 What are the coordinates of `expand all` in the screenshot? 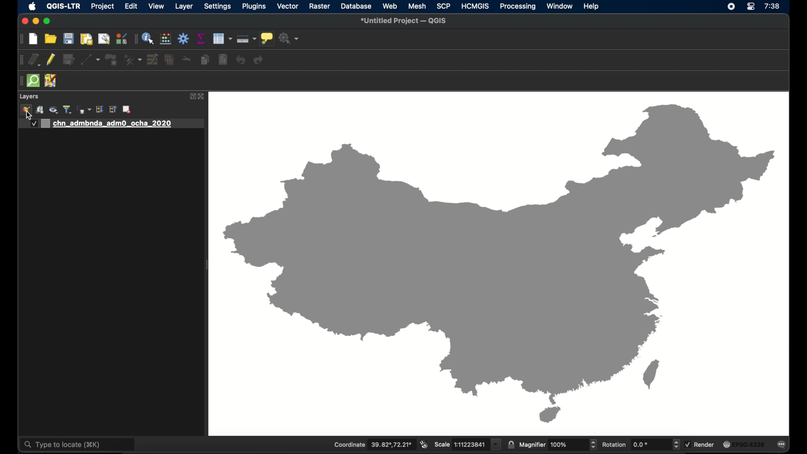 It's located at (100, 110).